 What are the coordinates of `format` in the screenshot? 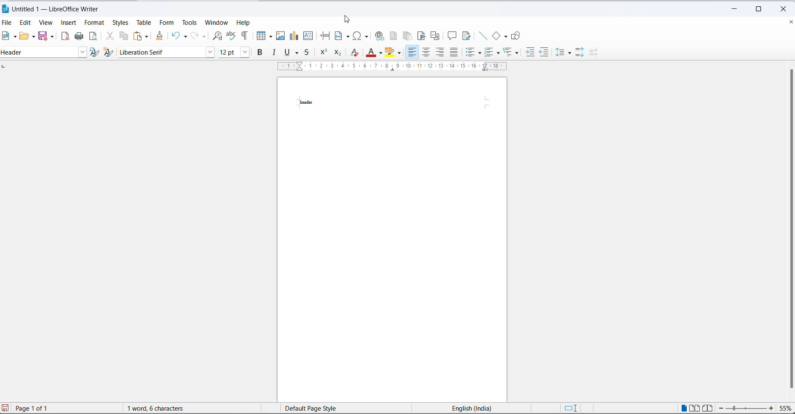 It's located at (93, 23).